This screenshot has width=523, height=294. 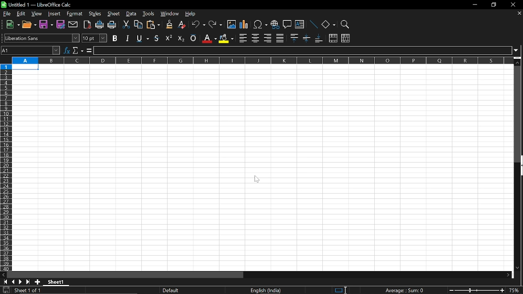 What do you see at coordinates (74, 14) in the screenshot?
I see `format` at bounding box center [74, 14].